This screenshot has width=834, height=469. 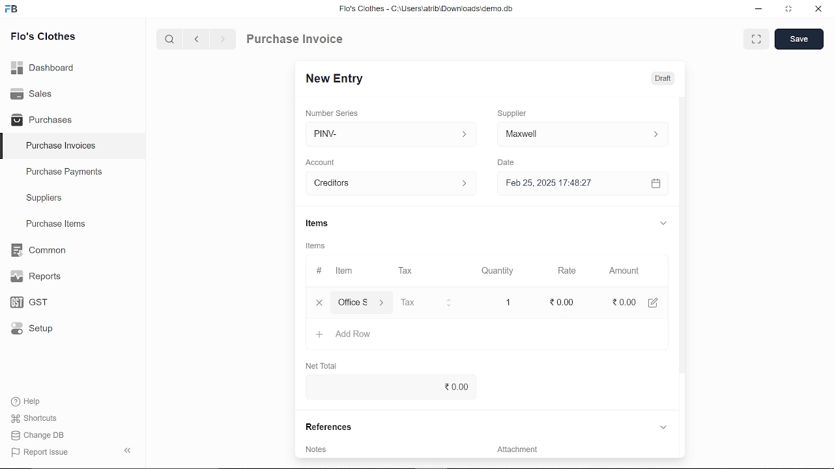 I want to click on Net Total, so click(x=326, y=365).